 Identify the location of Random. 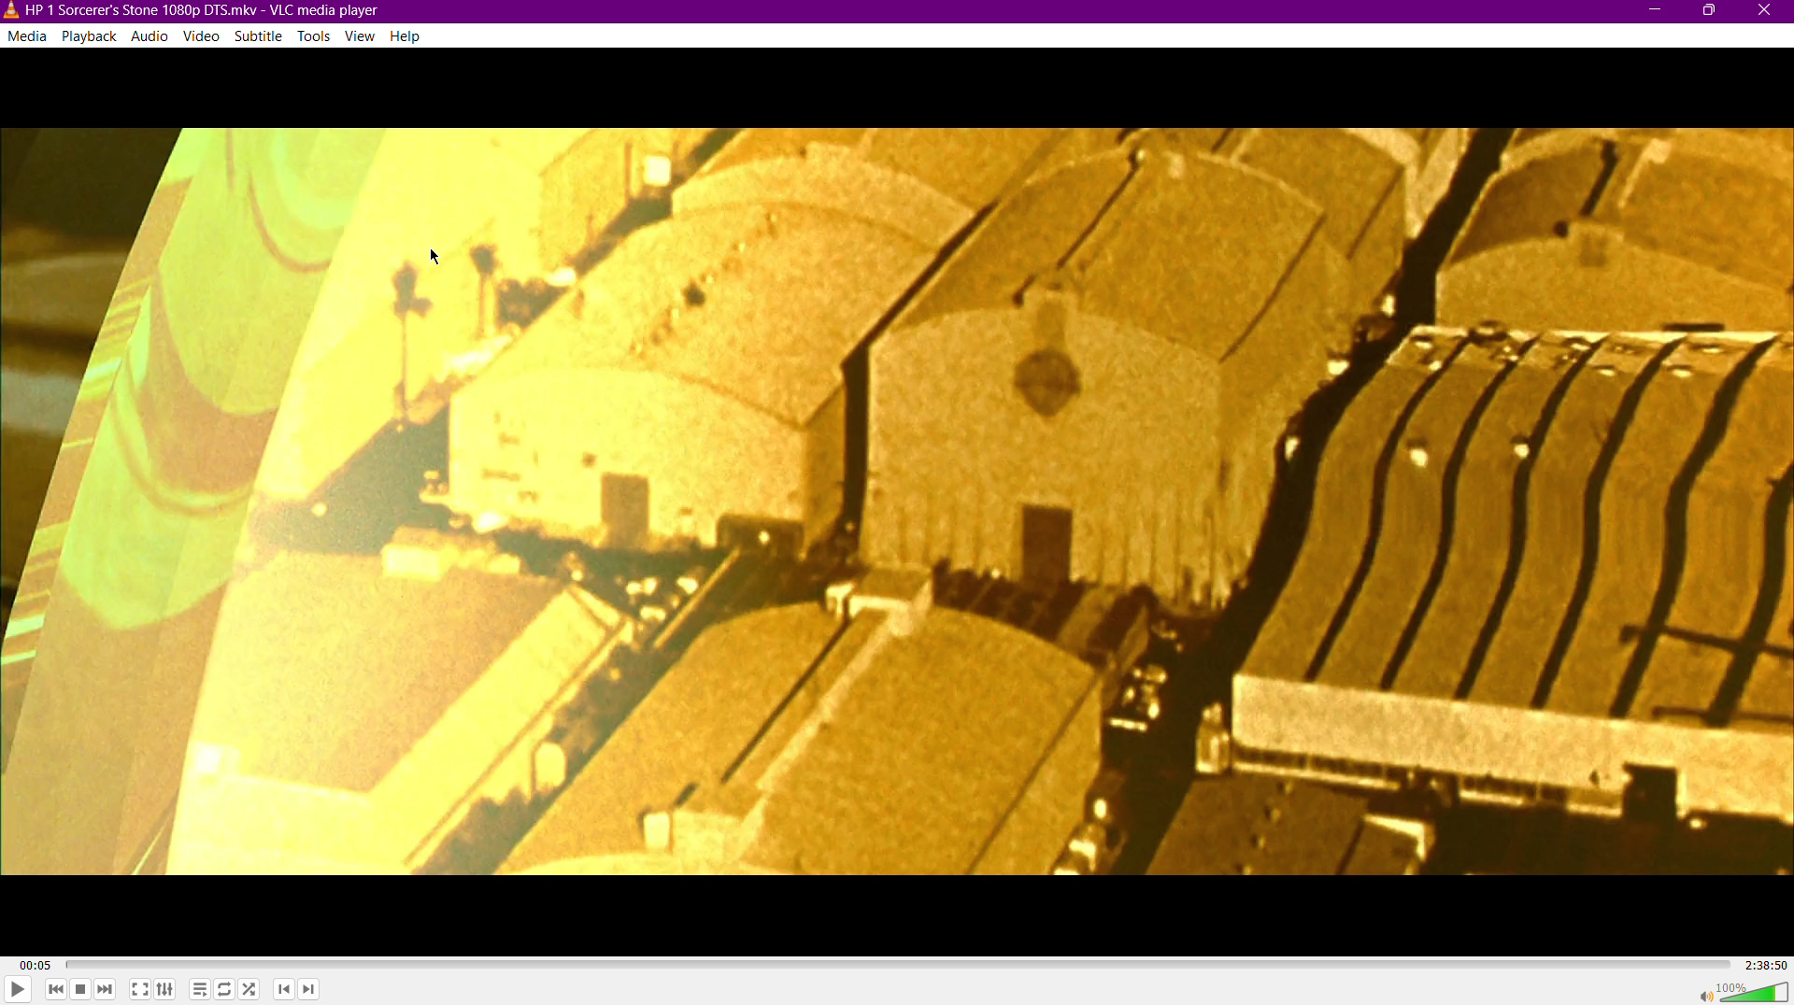
(249, 990).